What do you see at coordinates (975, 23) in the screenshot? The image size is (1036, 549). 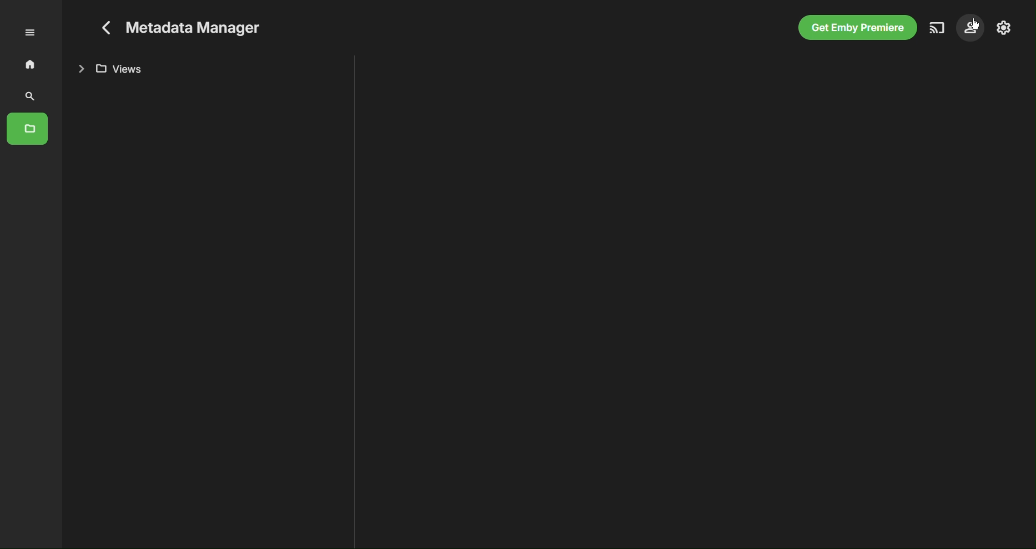 I see `Cursor` at bounding box center [975, 23].